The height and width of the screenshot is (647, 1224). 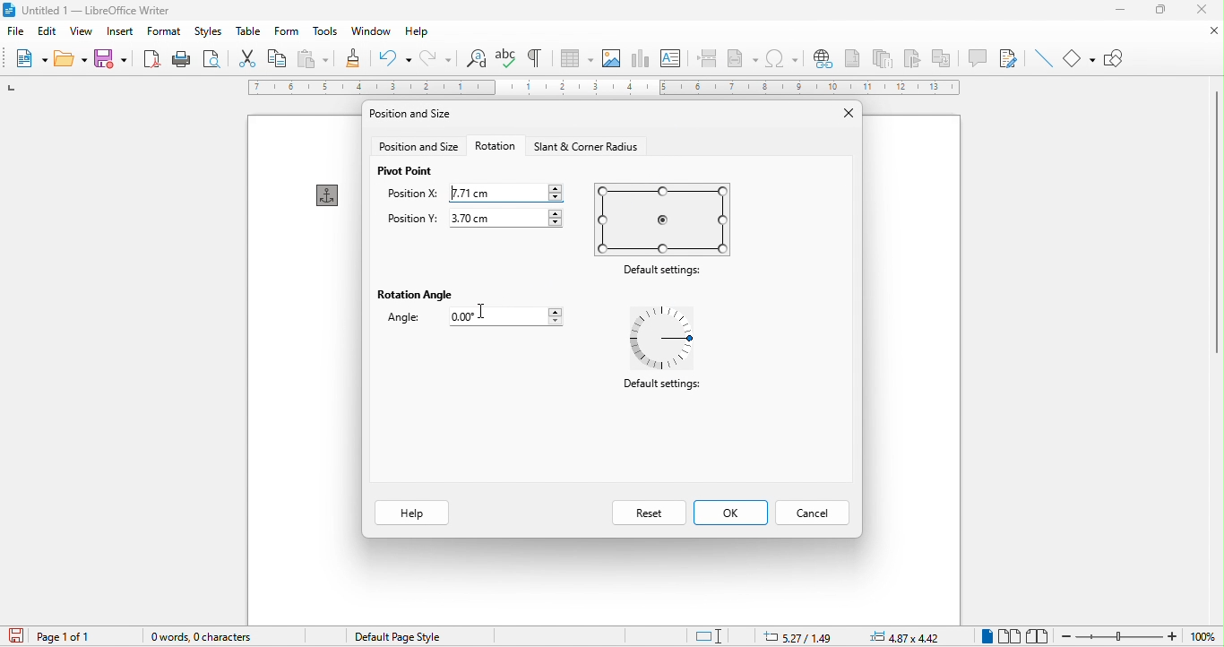 I want to click on find and replace, so click(x=477, y=58).